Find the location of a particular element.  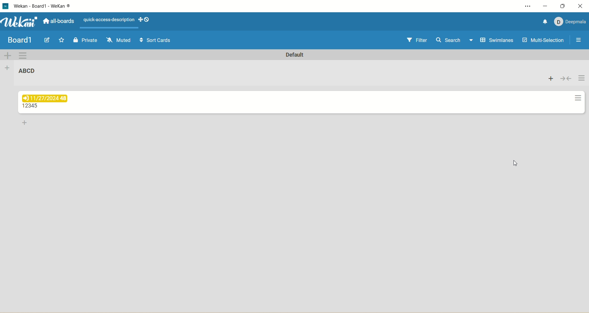

actions is located at coordinates (580, 89).